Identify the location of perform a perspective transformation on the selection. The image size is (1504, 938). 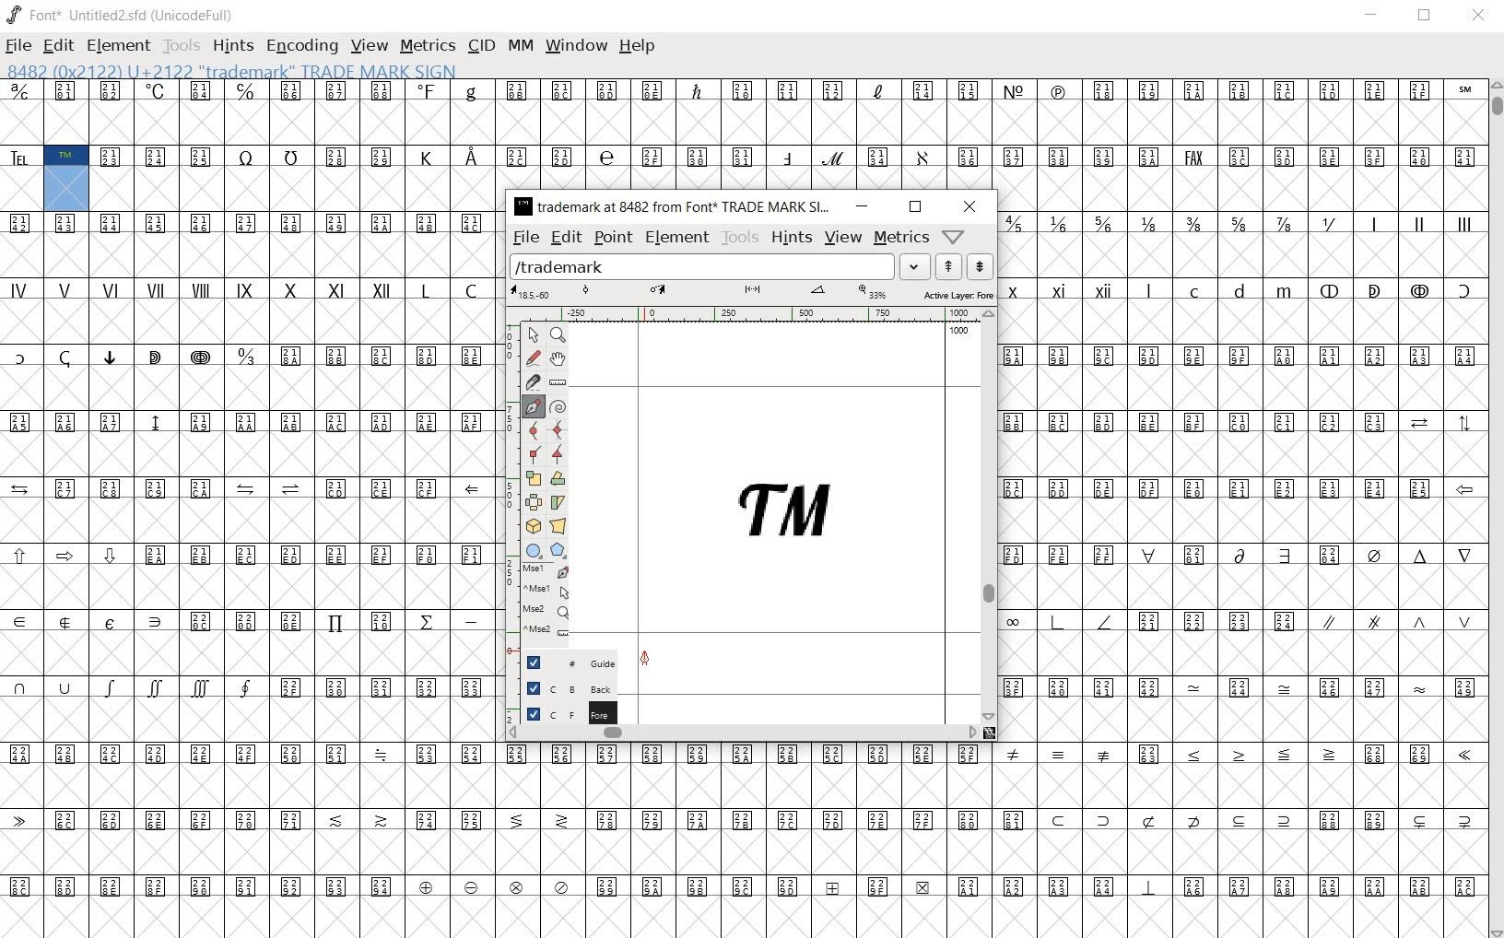
(557, 524).